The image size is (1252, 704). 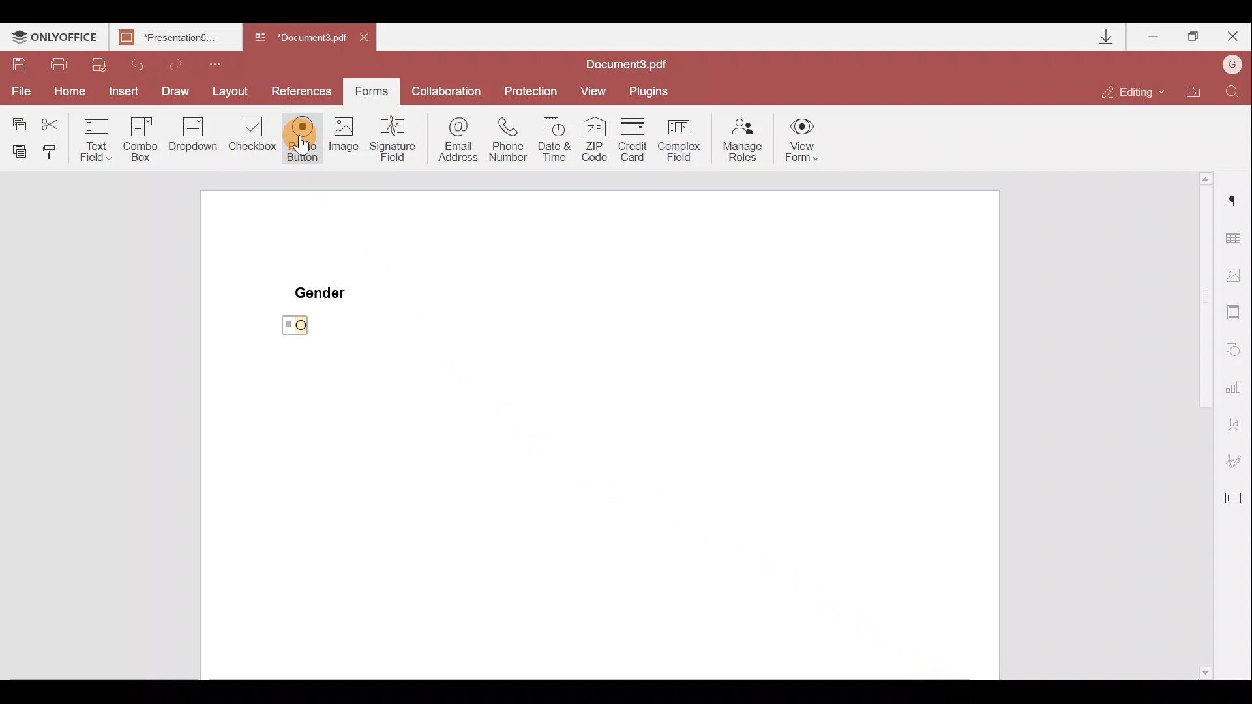 I want to click on Collaboration, so click(x=450, y=90).